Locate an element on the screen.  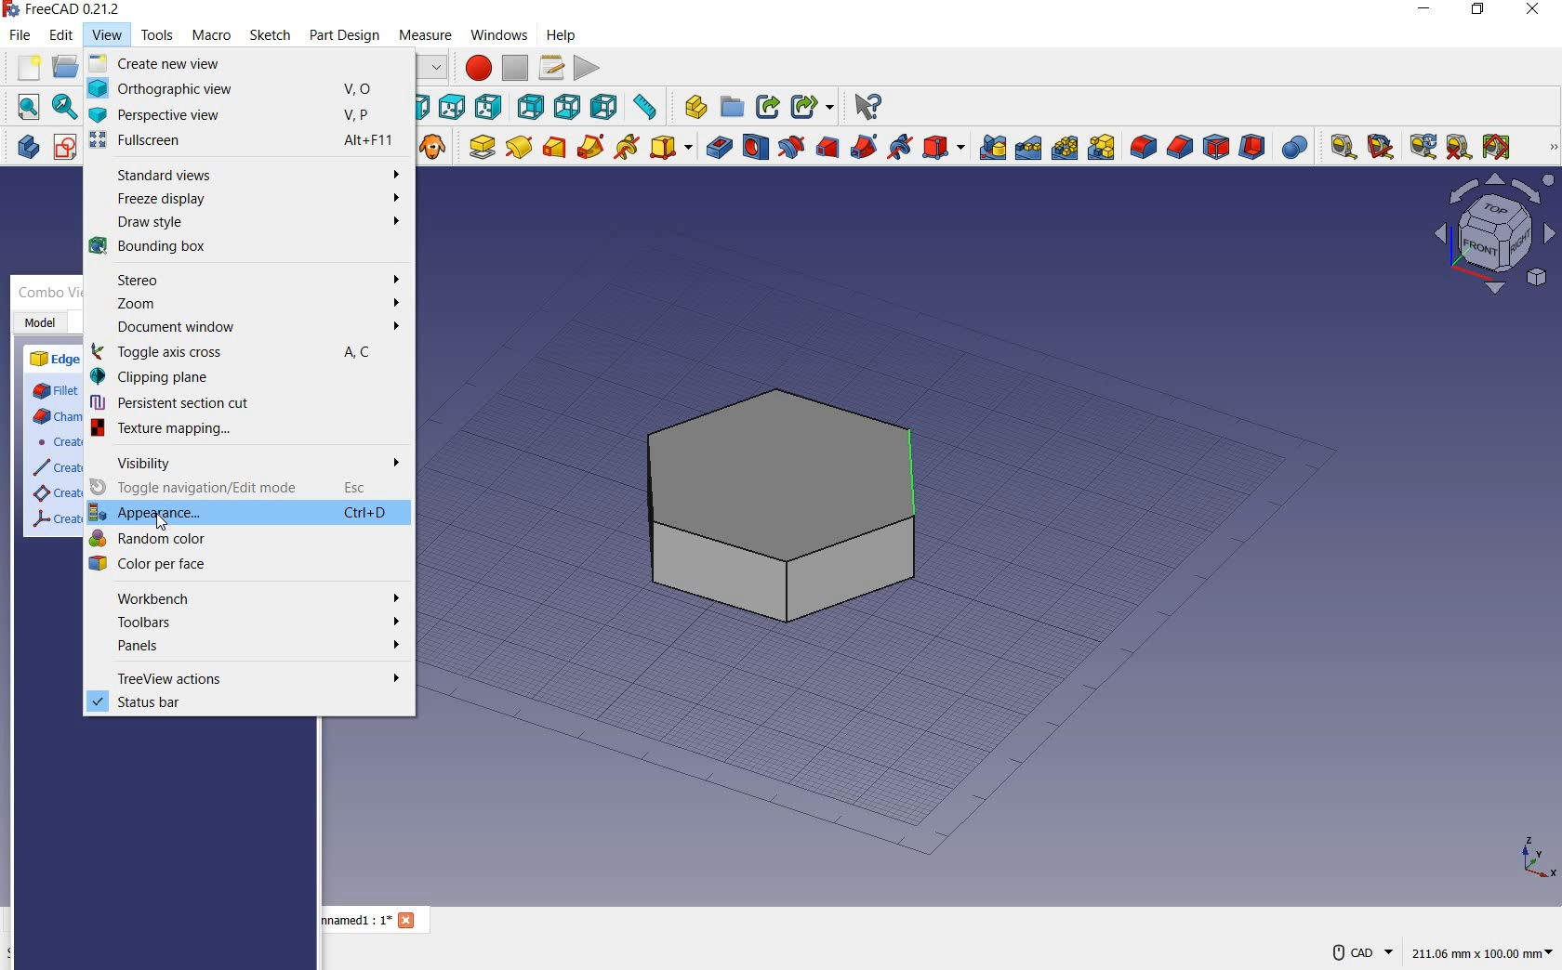
draw style is located at coordinates (250, 222).